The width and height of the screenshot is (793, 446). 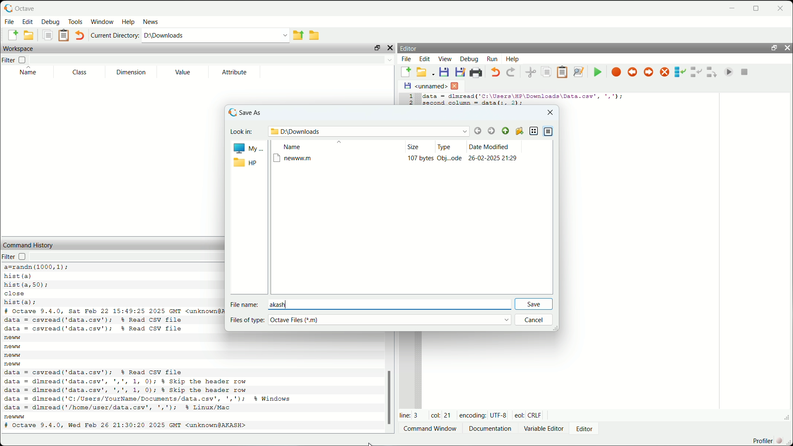 I want to click on code to read csv, so click(x=107, y=324).